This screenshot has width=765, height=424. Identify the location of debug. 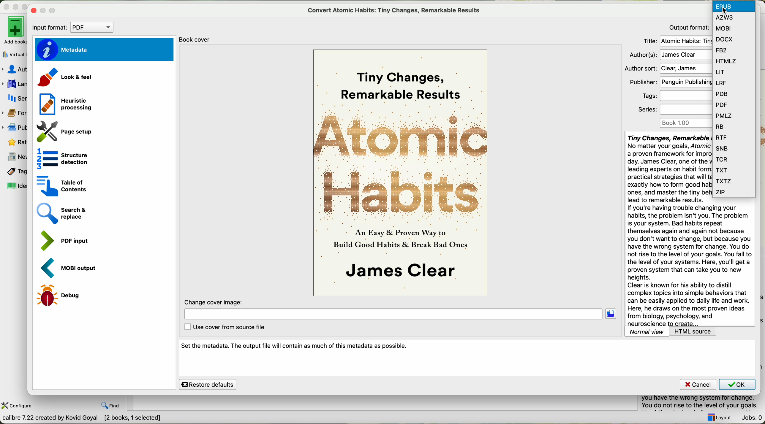
(60, 296).